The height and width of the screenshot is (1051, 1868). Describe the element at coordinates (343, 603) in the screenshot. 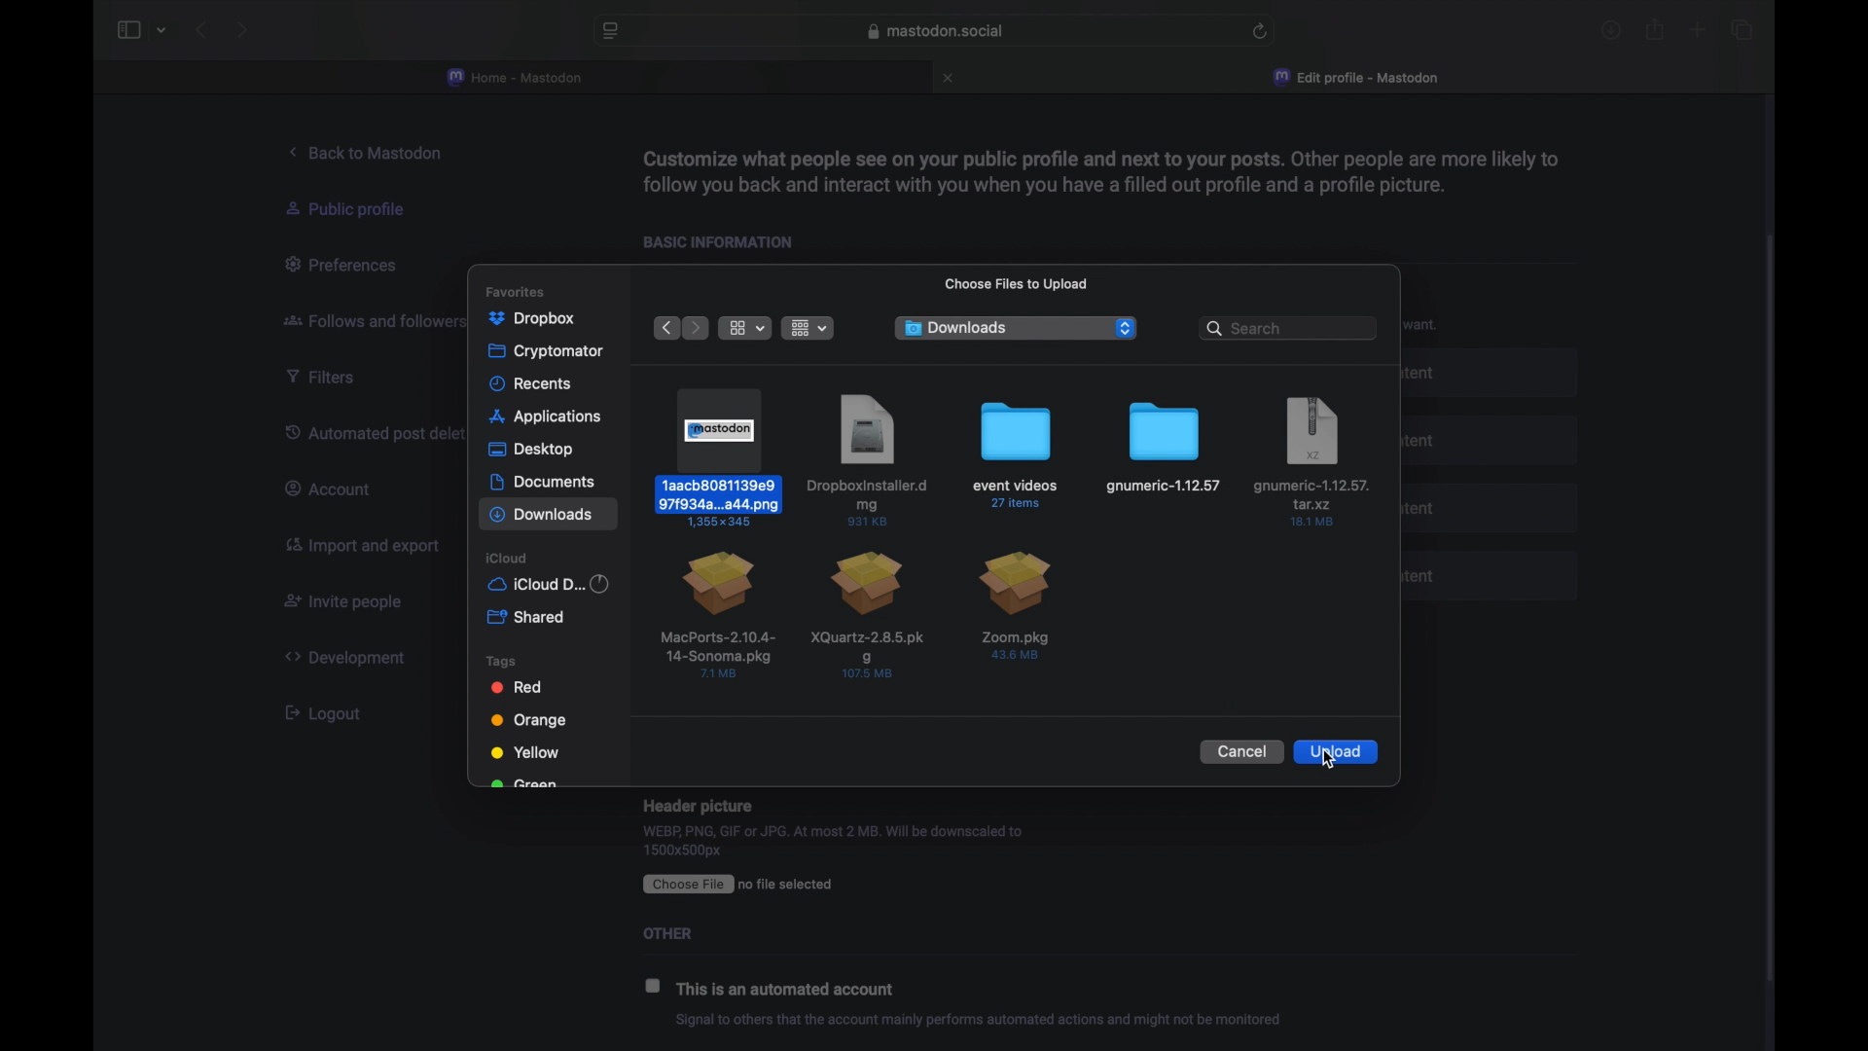

I see `invite people` at that location.